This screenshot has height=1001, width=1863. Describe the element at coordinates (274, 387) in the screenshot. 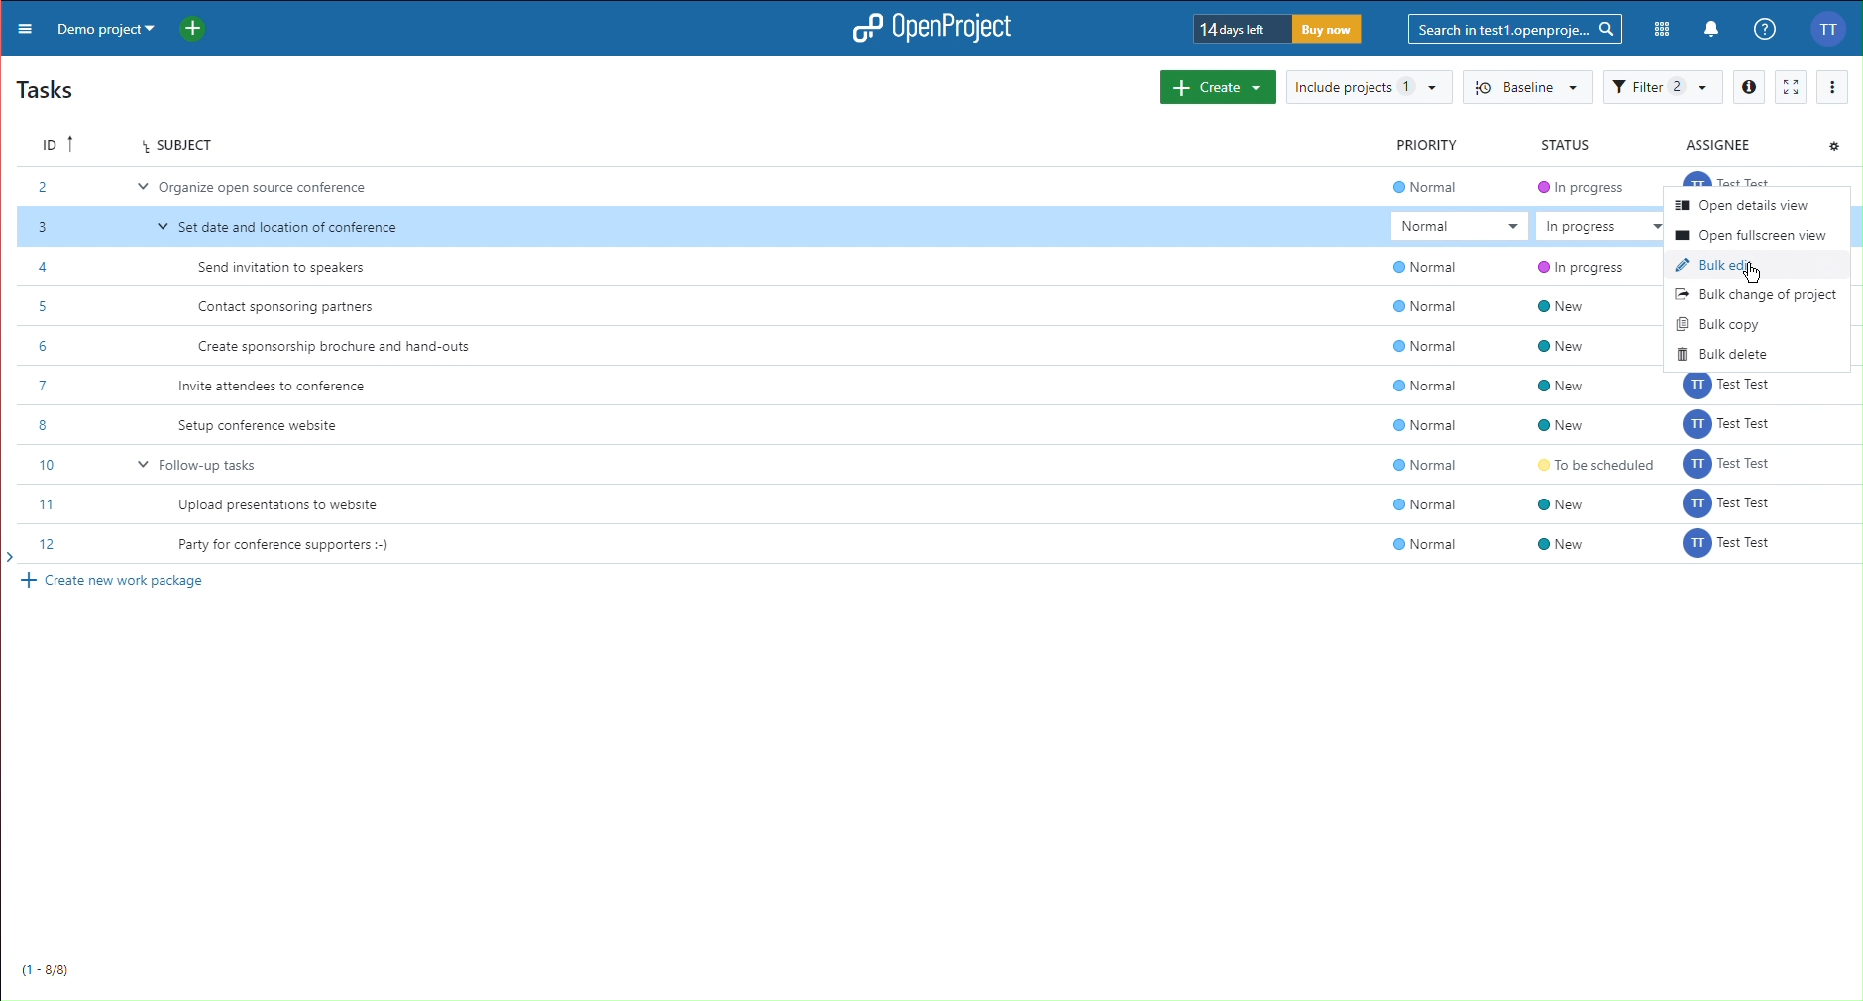

I see `Invite attendees to conference` at that location.